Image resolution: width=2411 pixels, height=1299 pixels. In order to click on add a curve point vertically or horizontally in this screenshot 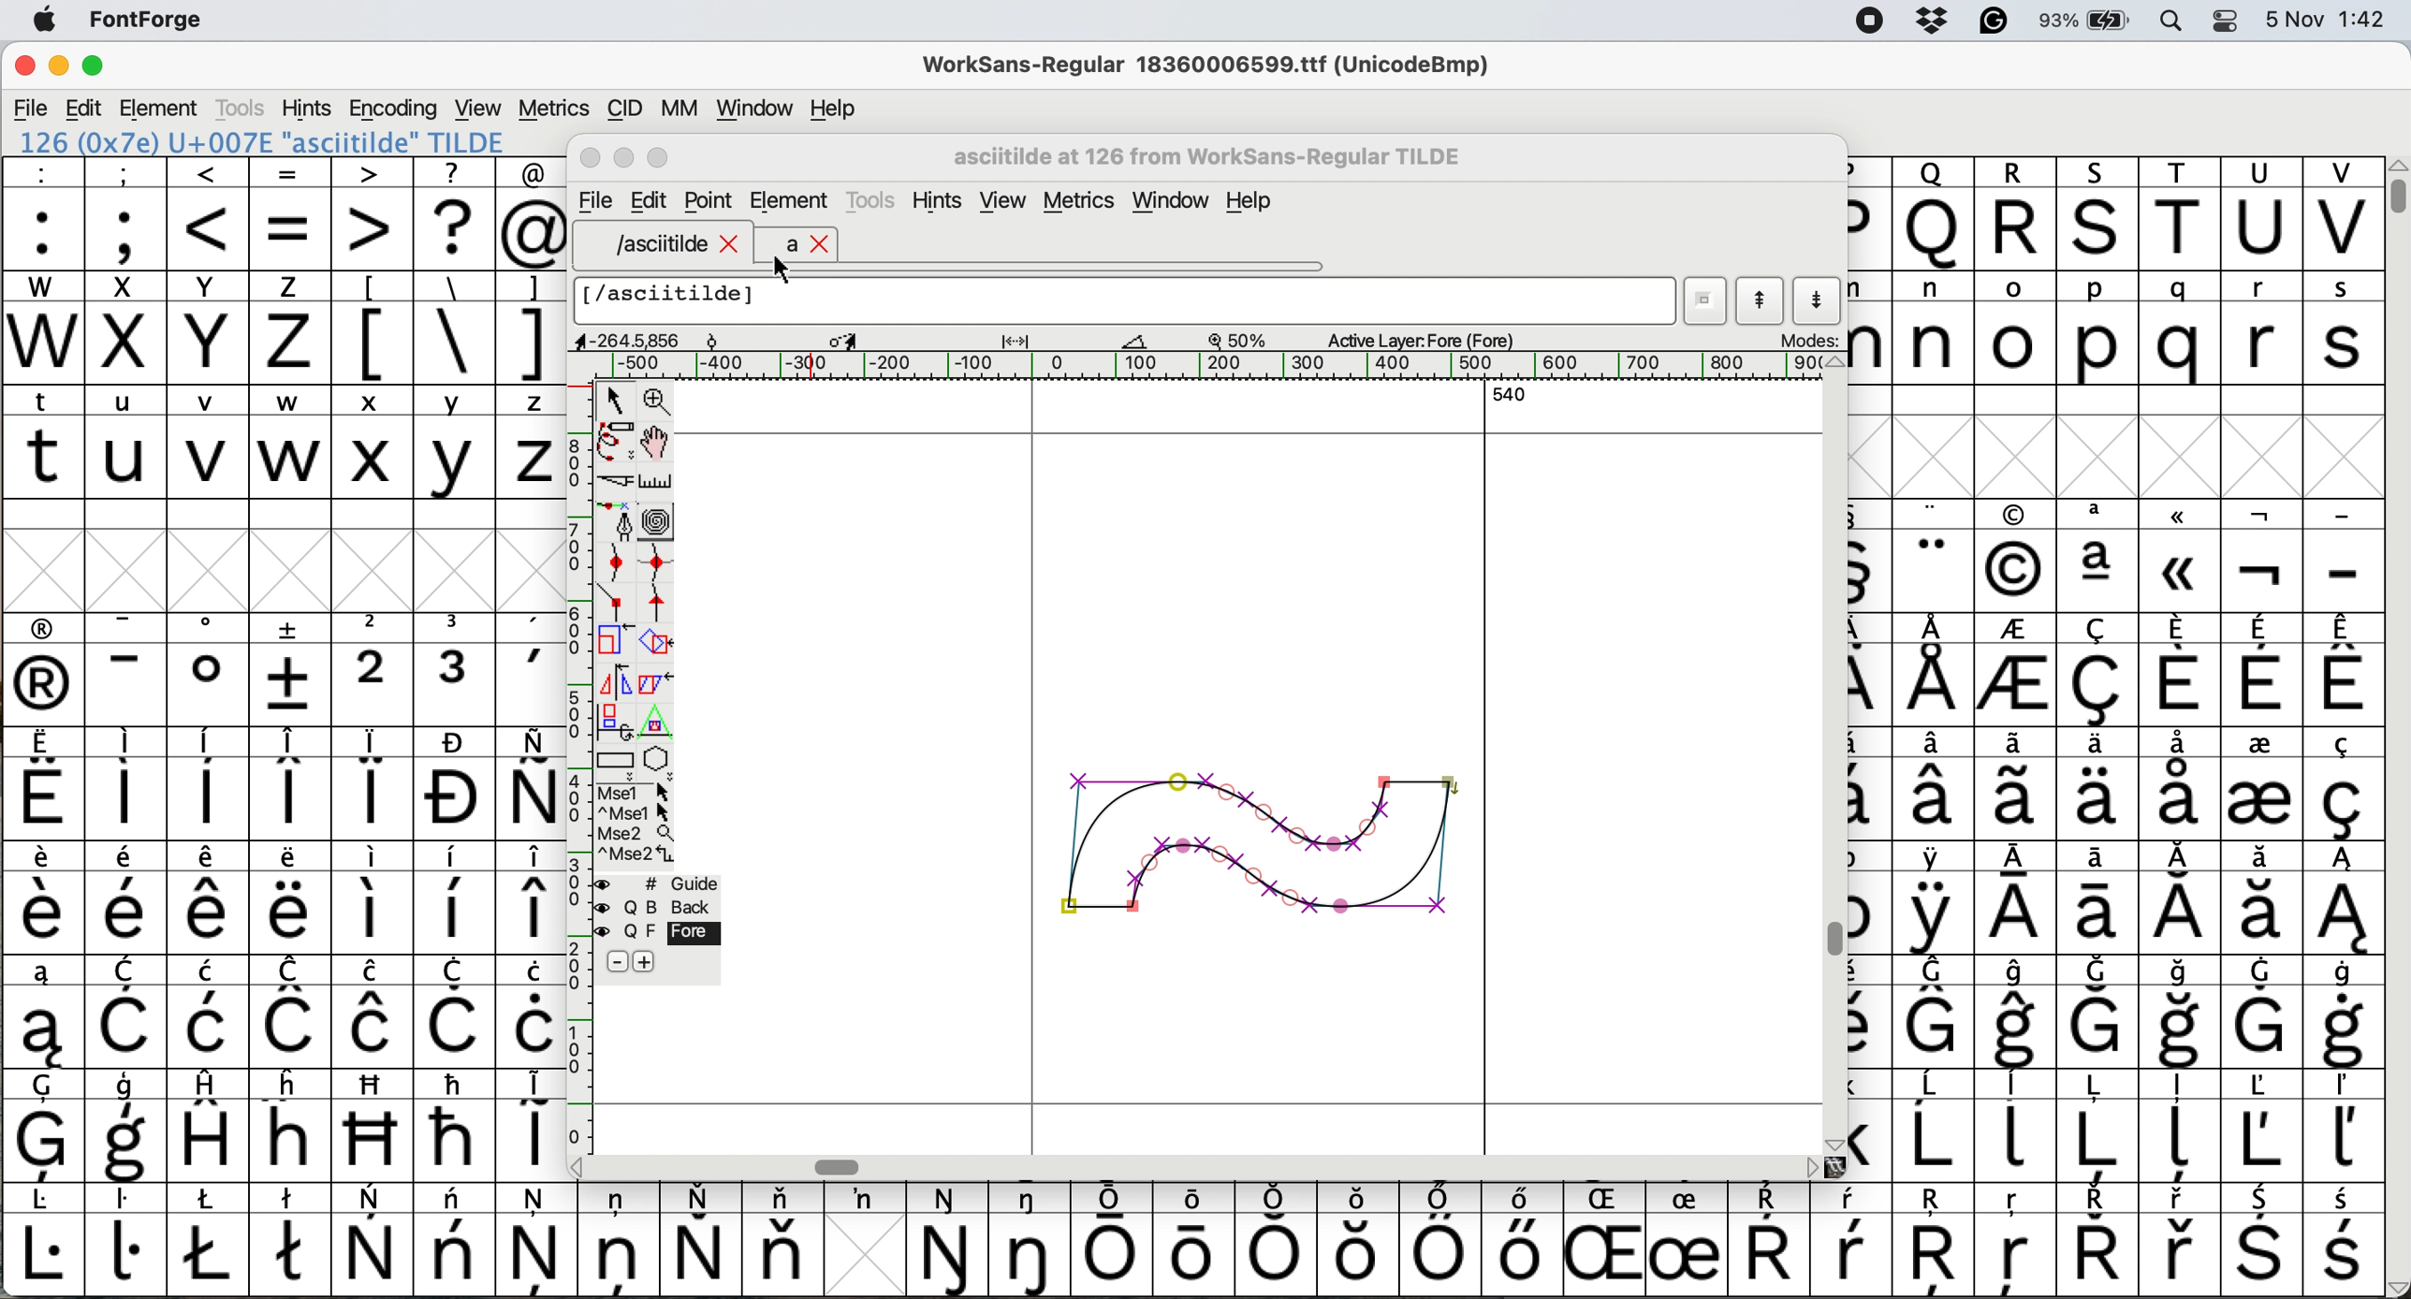, I will do `click(662, 562)`.